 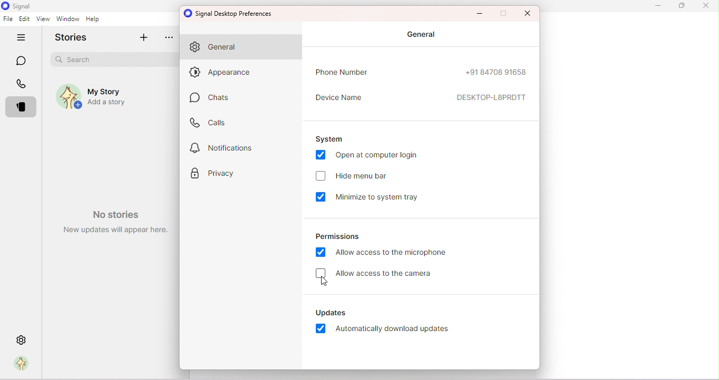 I want to click on Device name, so click(x=421, y=98).